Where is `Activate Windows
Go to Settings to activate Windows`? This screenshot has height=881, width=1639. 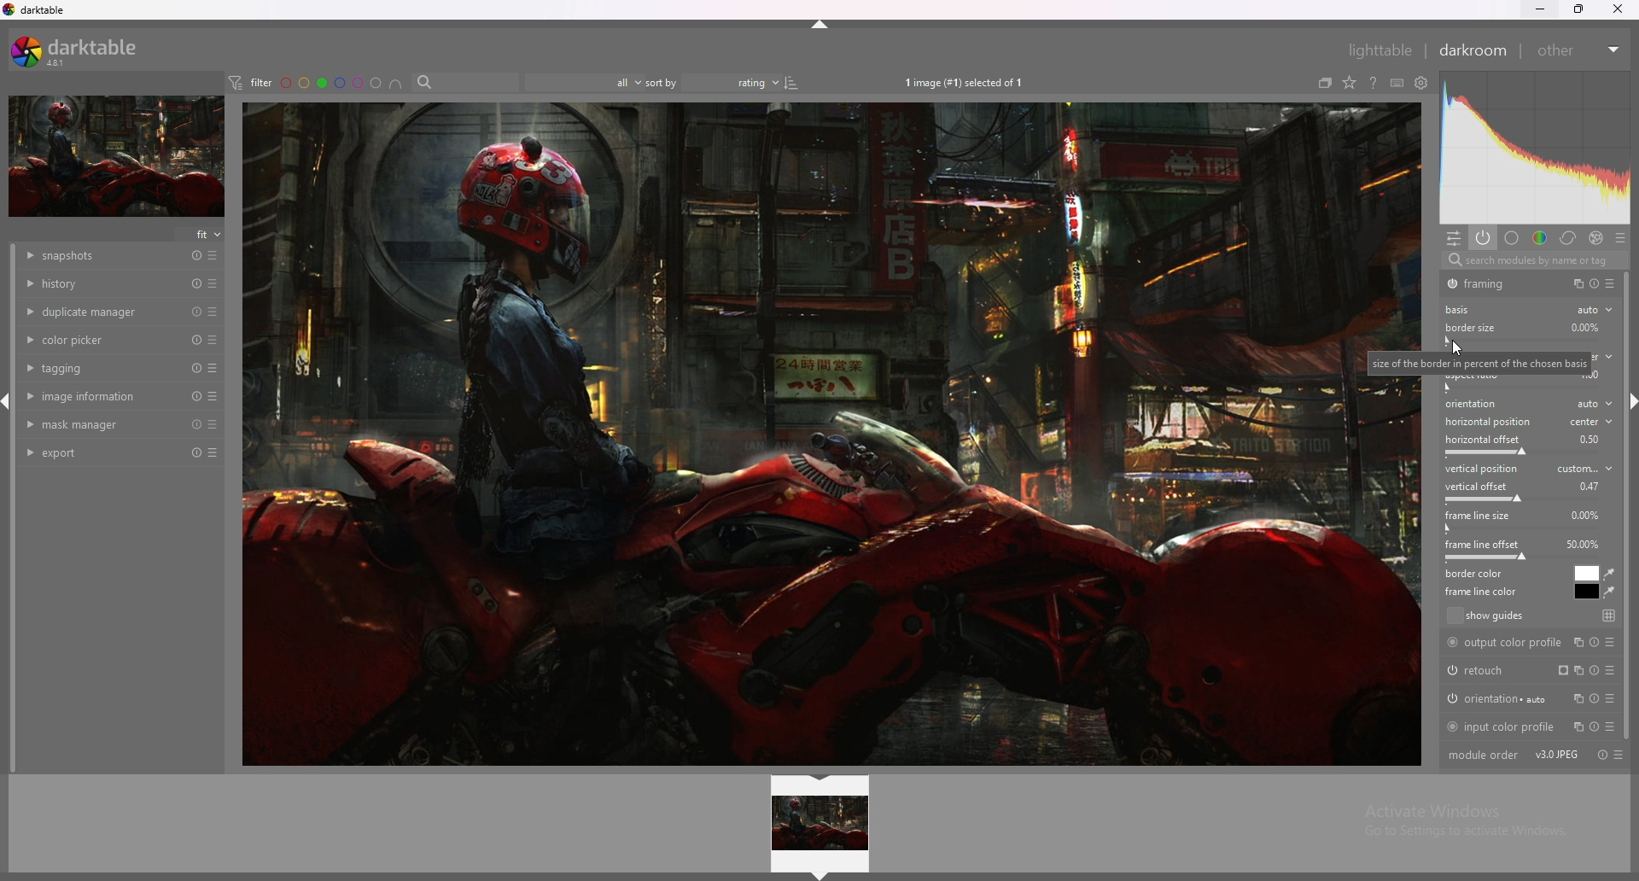
Activate Windows
Go to Settings to activate Windows is located at coordinates (1461, 825).